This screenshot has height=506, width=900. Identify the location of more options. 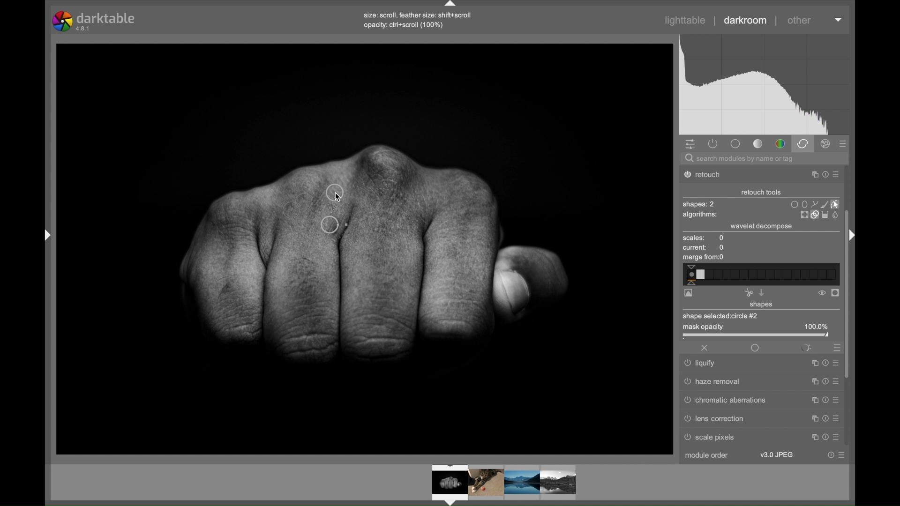
(836, 437).